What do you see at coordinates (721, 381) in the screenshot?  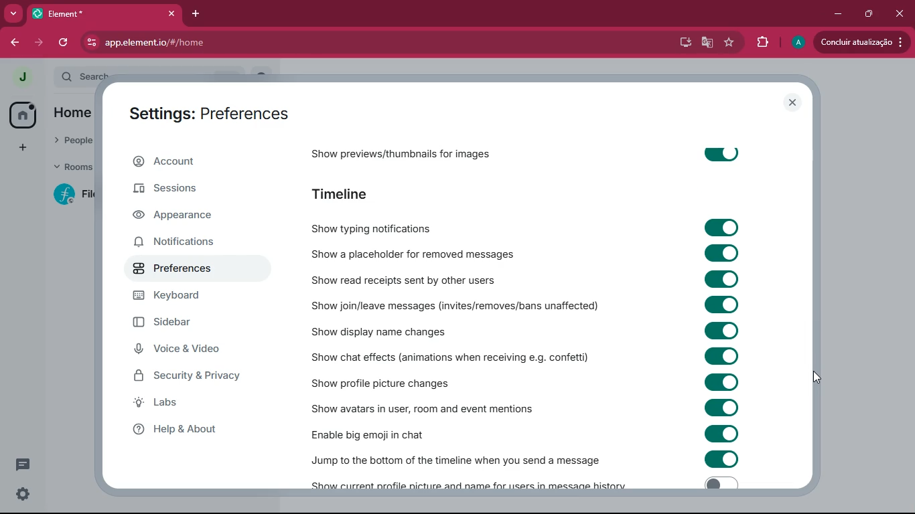 I see `toggle on ` at bounding box center [721, 381].